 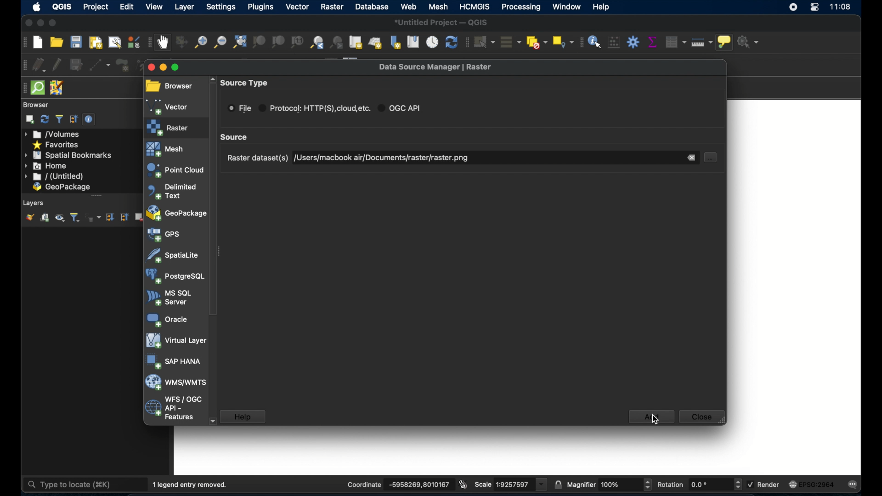 I want to click on mesh, so click(x=437, y=7).